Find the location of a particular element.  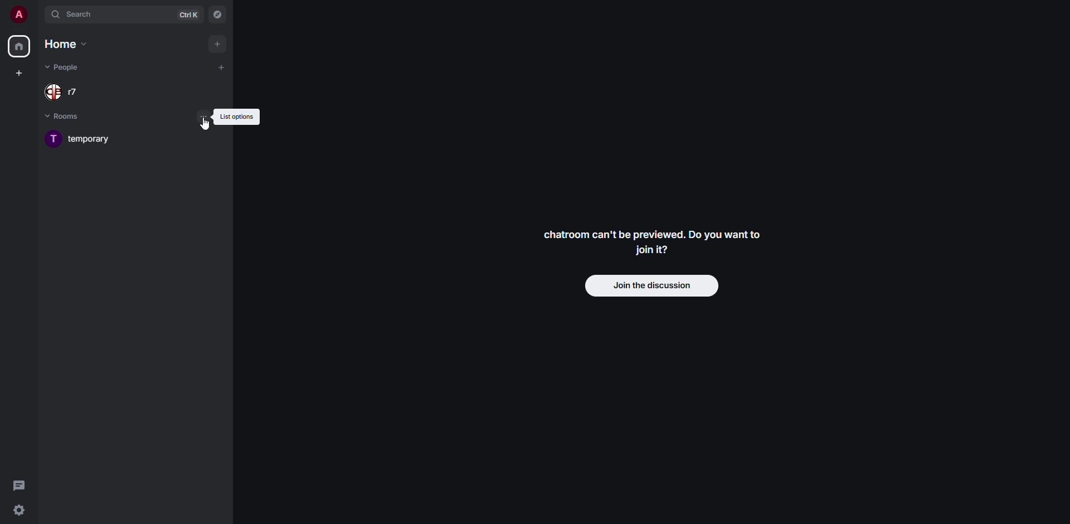

home is located at coordinates (68, 44).